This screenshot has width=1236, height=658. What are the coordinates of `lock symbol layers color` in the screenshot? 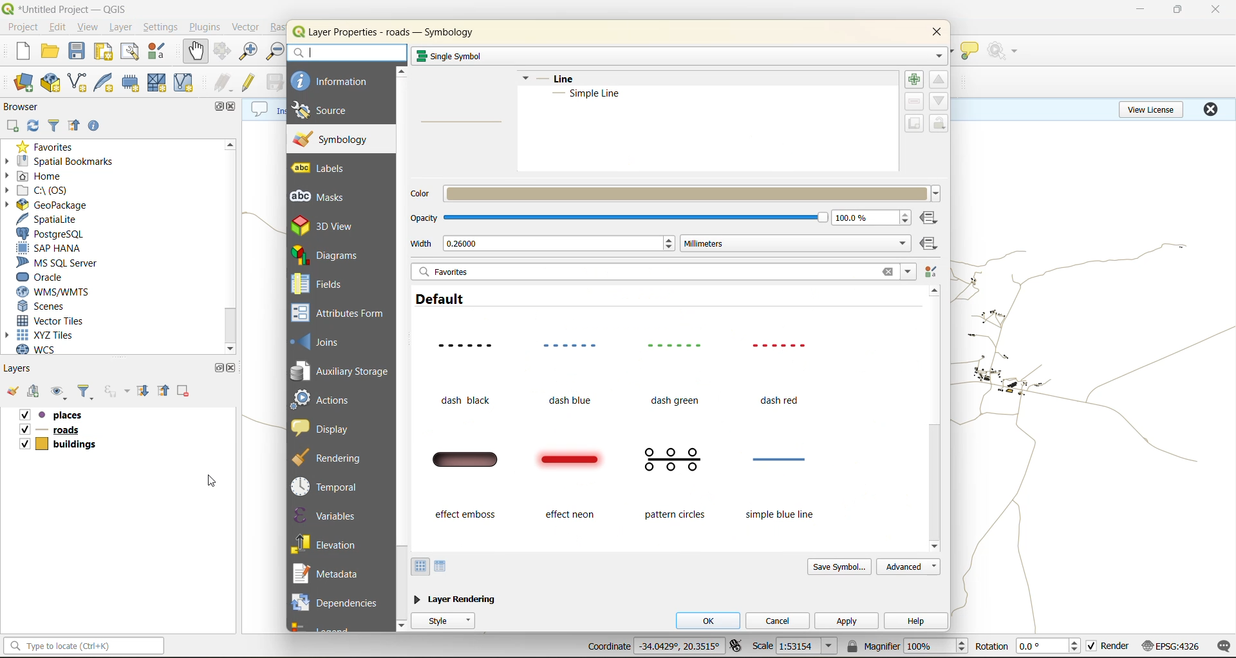 It's located at (941, 126).